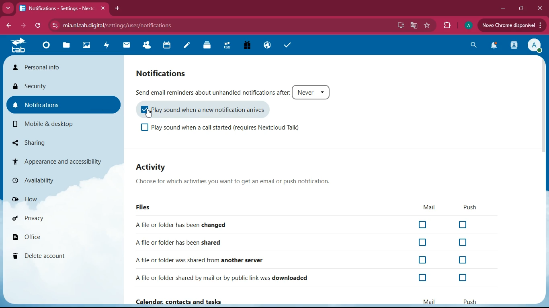 The width and height of the screenshot is (549, 308). I want to click on tasks, so click(284, 45).